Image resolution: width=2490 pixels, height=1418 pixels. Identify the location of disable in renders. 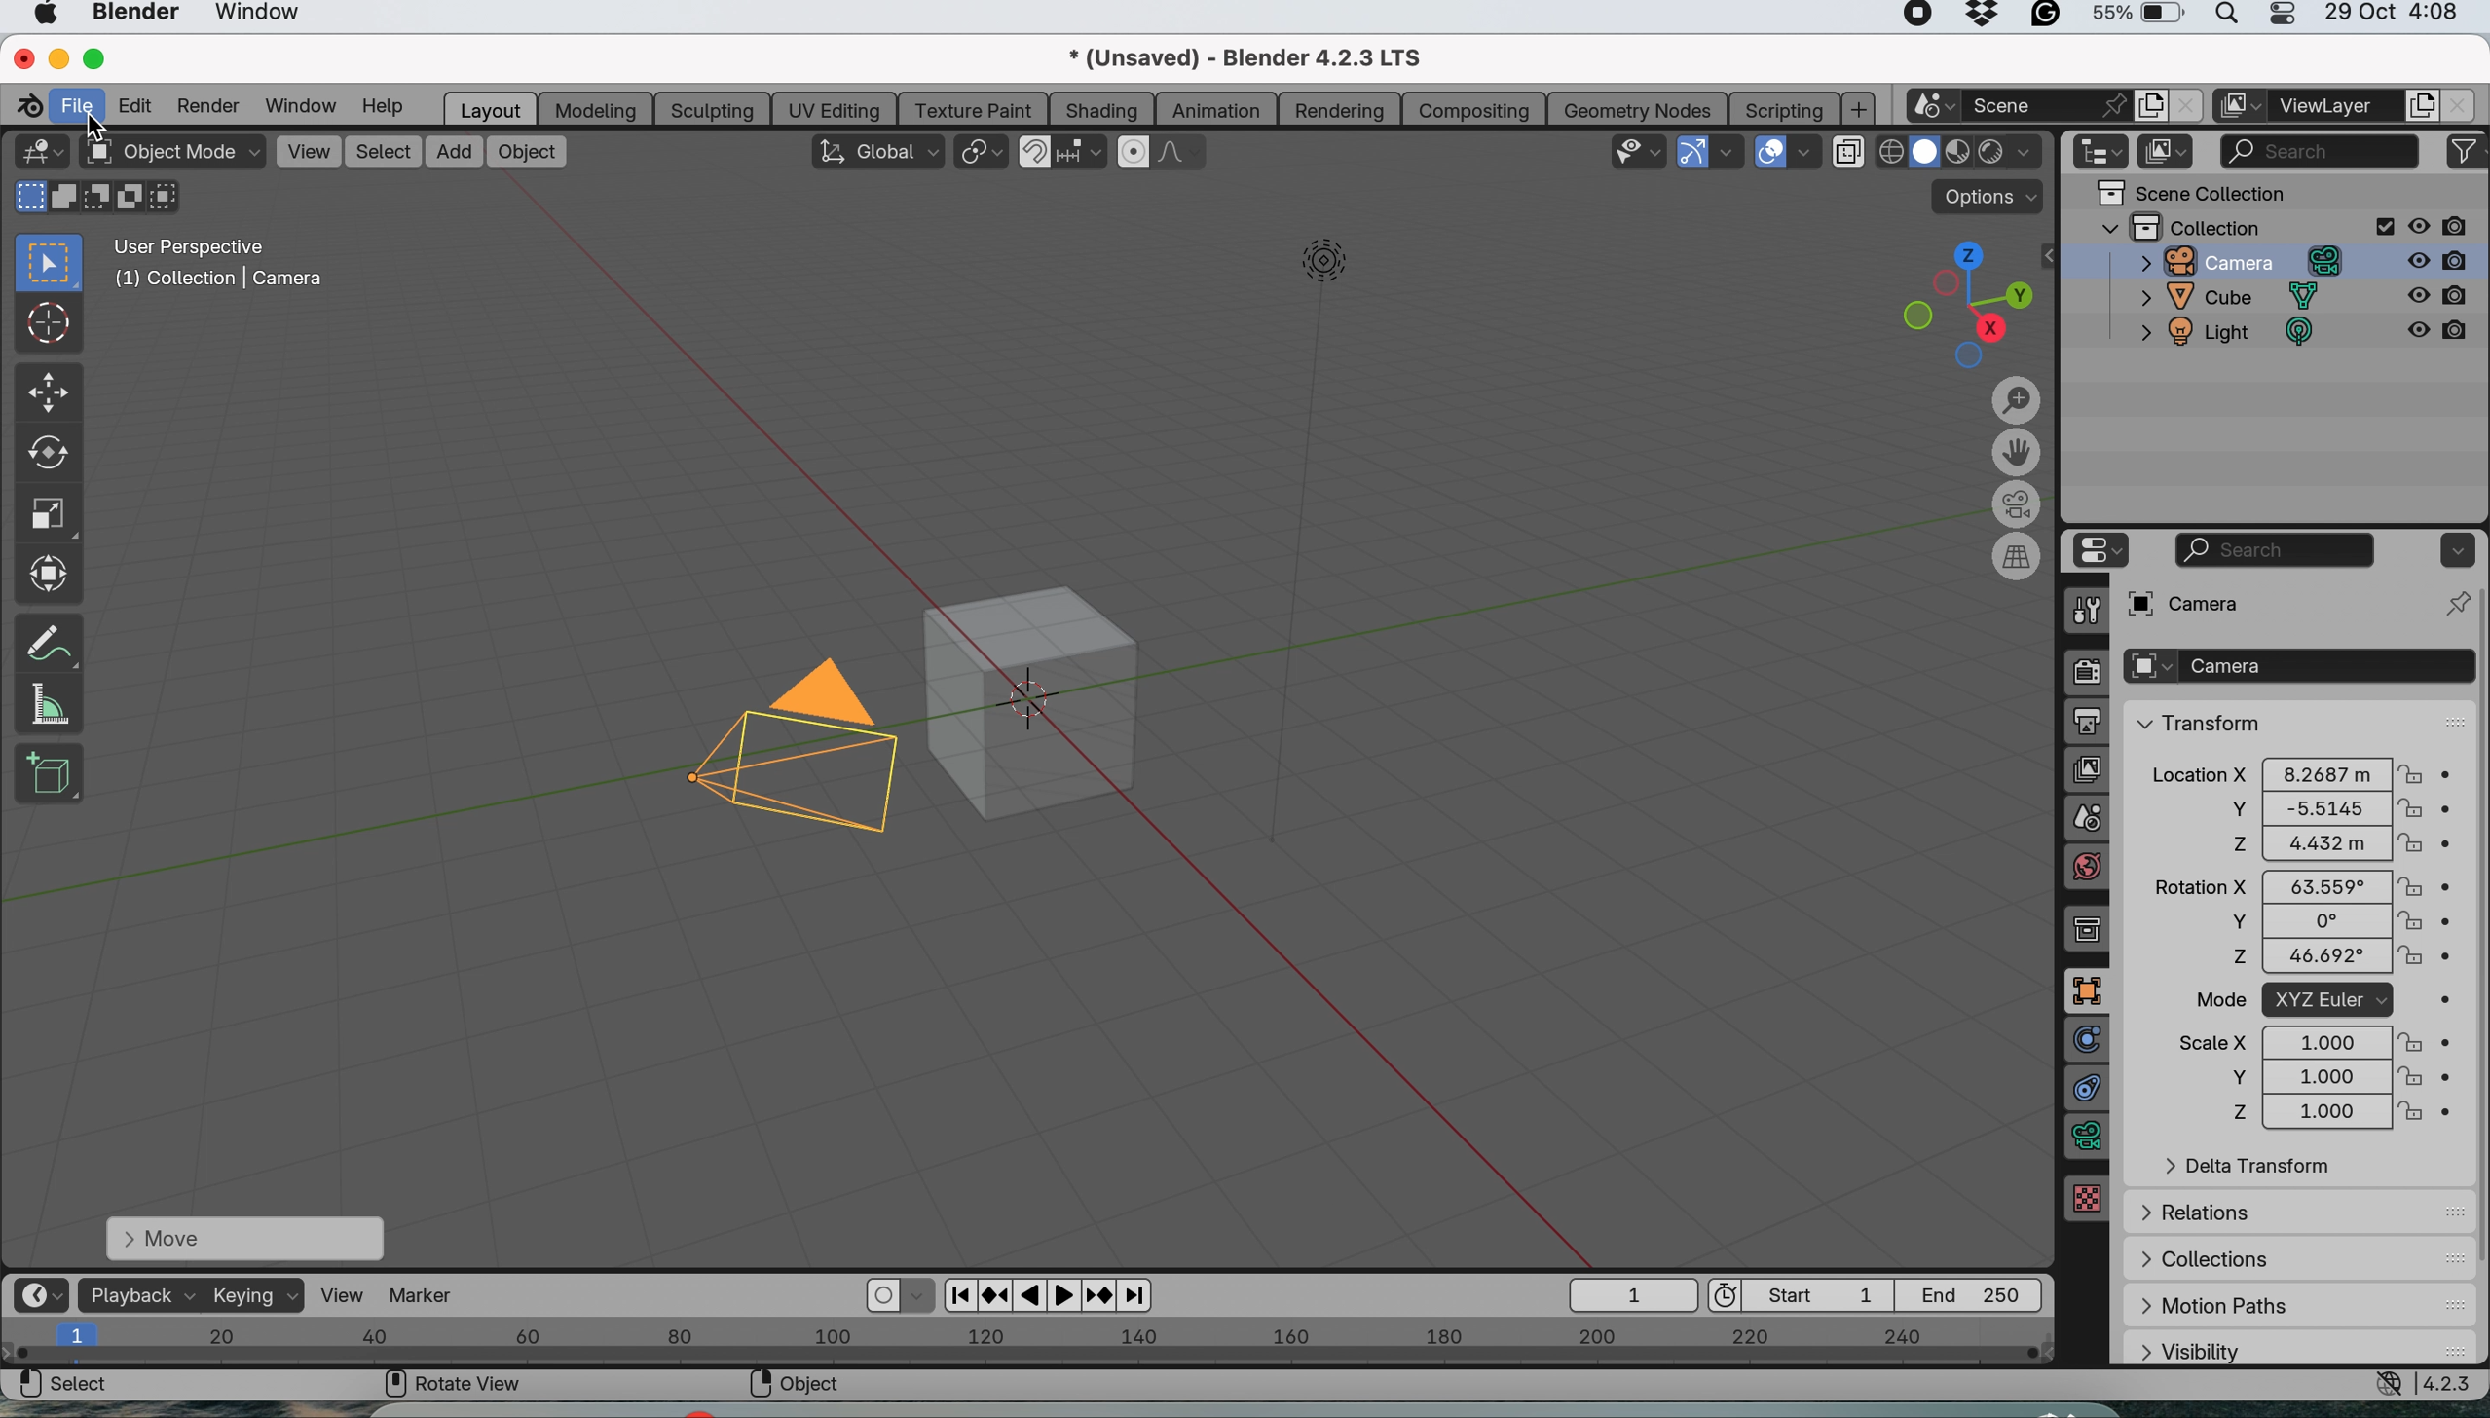
(2441, 225).